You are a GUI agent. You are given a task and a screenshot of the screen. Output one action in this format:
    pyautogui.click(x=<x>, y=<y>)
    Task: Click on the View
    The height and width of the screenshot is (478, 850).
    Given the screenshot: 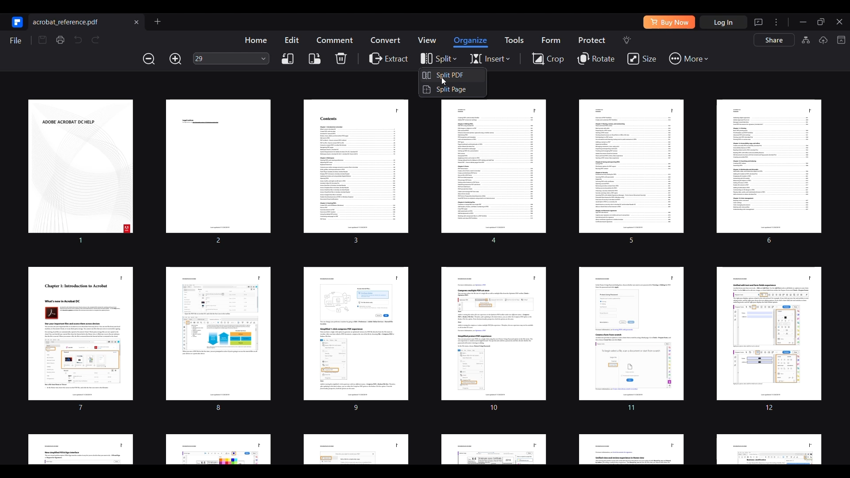 What is the action you would take?
    pyautogui.click(x=426, y=40)
    